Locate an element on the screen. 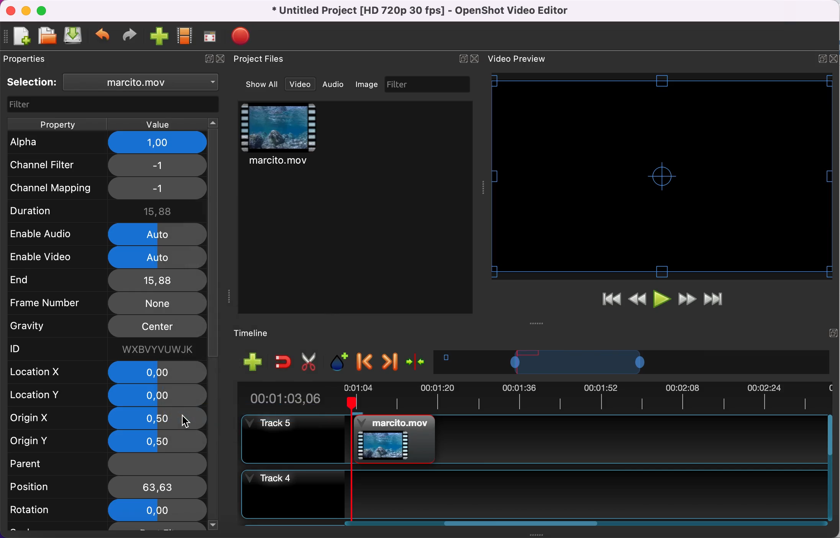  end 15,88 is located at coordinates (105, 280).